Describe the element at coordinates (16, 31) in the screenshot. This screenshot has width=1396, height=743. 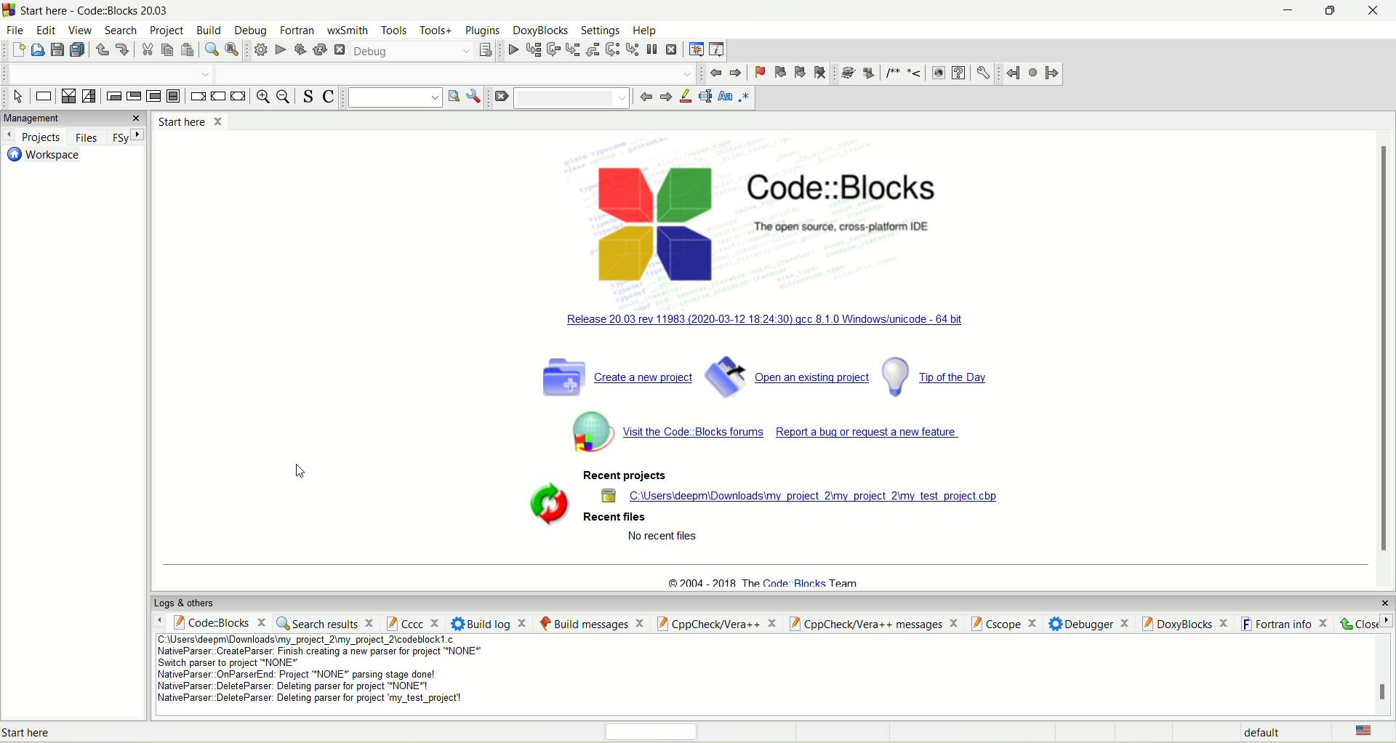
I see `file` at that location.